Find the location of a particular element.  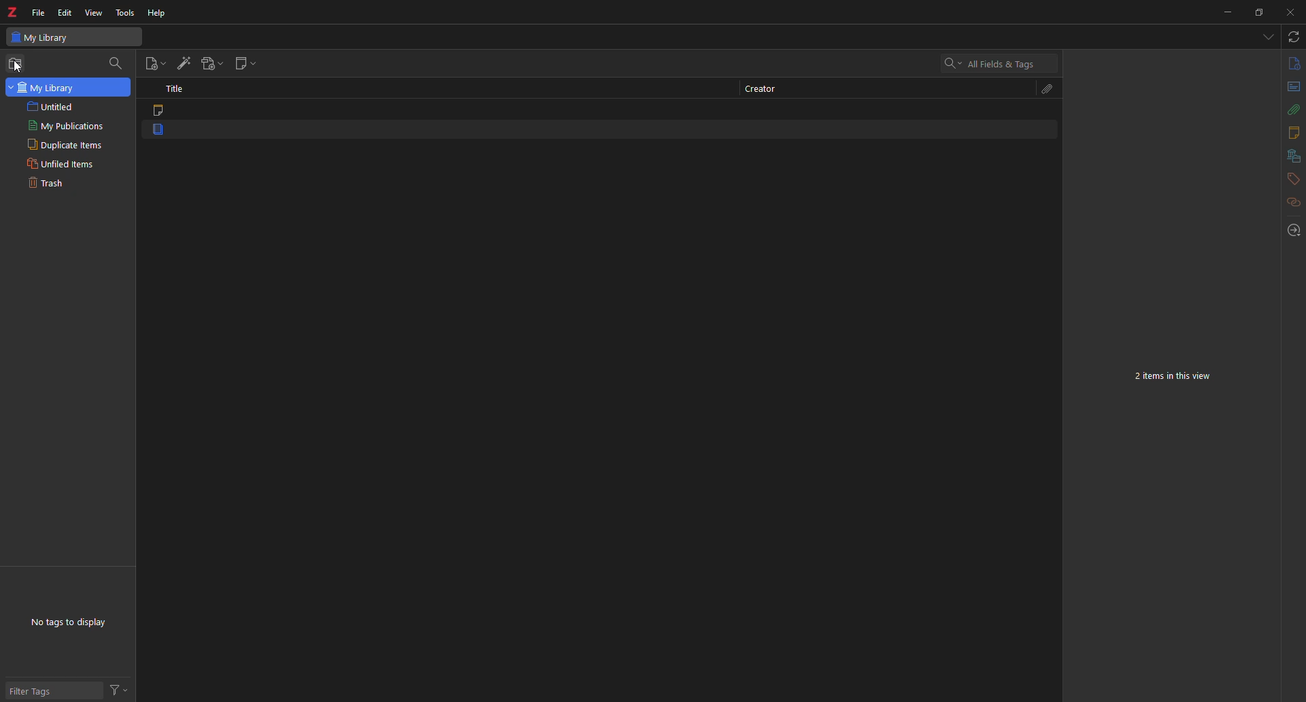

maximize is located at coordinates (1259, 12).